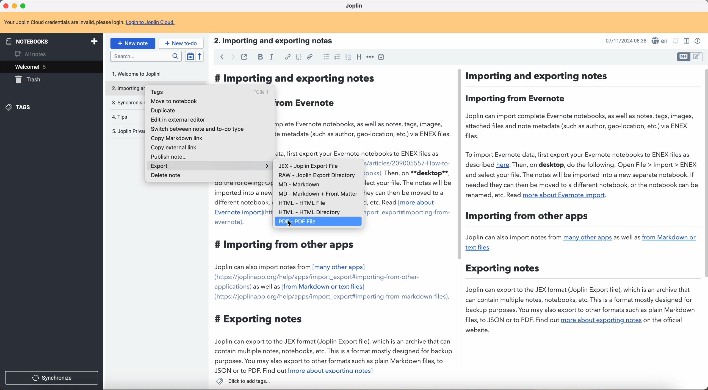 The width and height of the screenshot is (708, 390). What do you see at coordinates (370, 58) in the screenshot?
I see `horizontal rule` at bounding box center [370, 58].